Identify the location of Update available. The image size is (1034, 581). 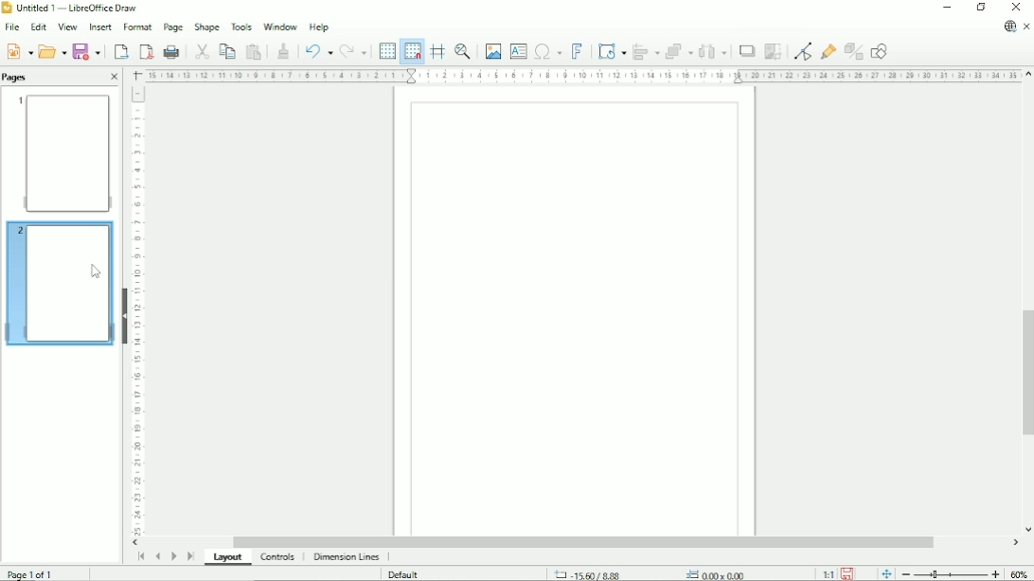
(1009, 26).